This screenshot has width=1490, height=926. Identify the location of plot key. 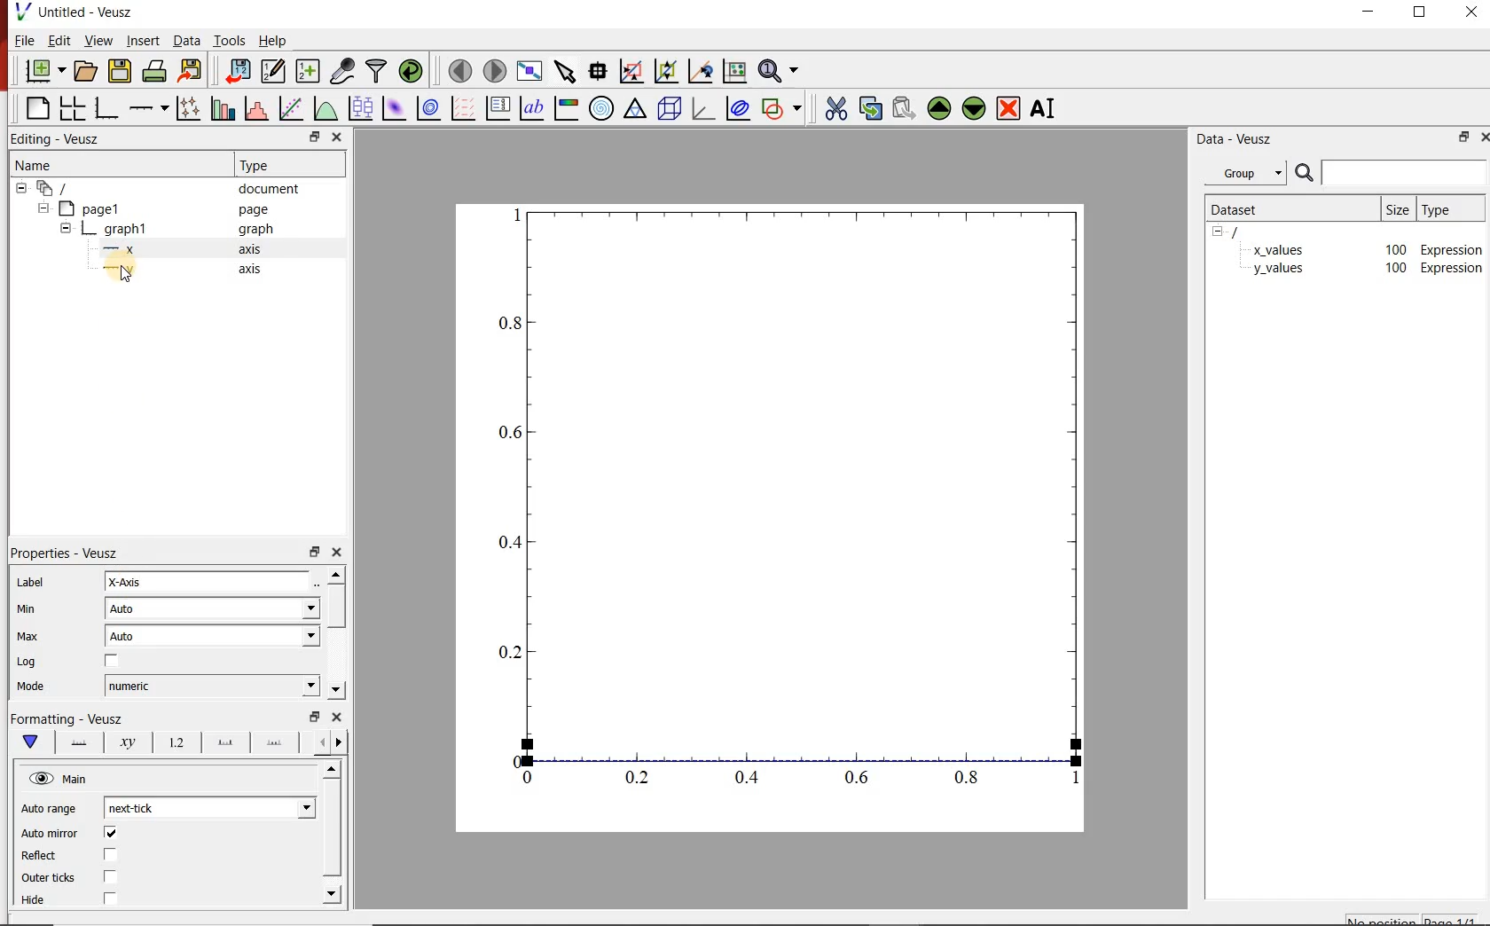
(499, 107).